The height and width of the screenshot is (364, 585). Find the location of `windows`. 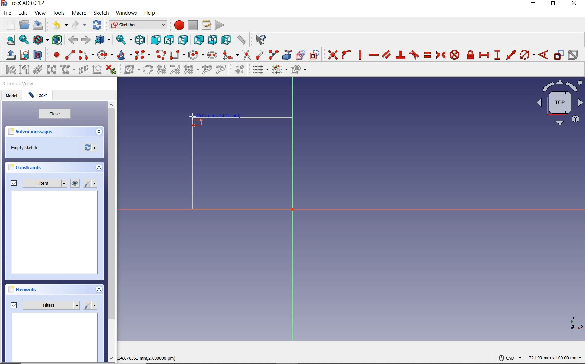

windows is located at coordinates (126, 14).